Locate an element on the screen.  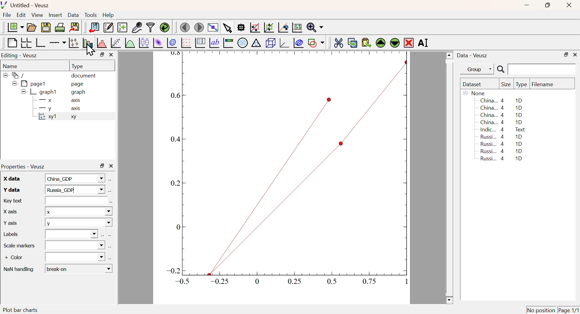
Select using dataset Browser is located at coordinates (110, 248).